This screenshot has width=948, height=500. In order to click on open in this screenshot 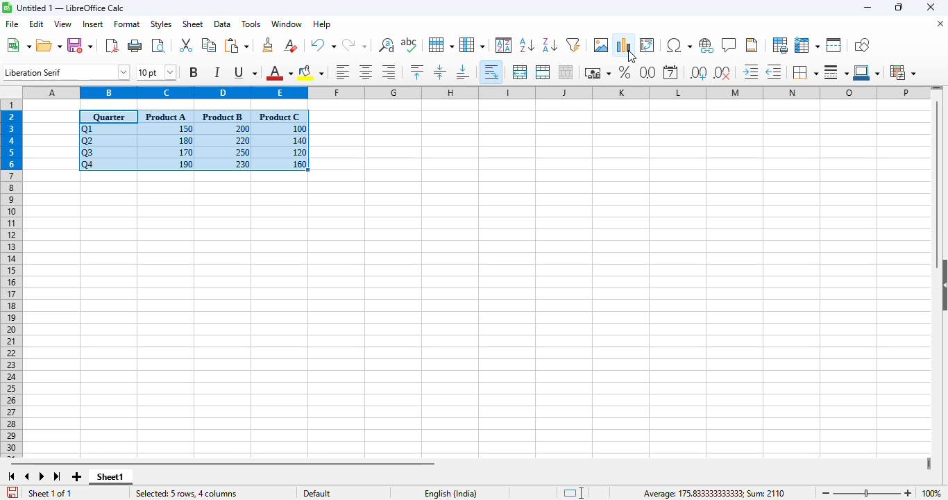, I will do `click(49, 45)`.